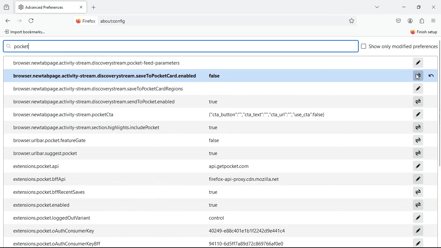 The width and height of the screenshot is (441, 248). What do you see at coordinates (419, 179) in the screenshot?
I see `edit` at bounding box center [419, 179].